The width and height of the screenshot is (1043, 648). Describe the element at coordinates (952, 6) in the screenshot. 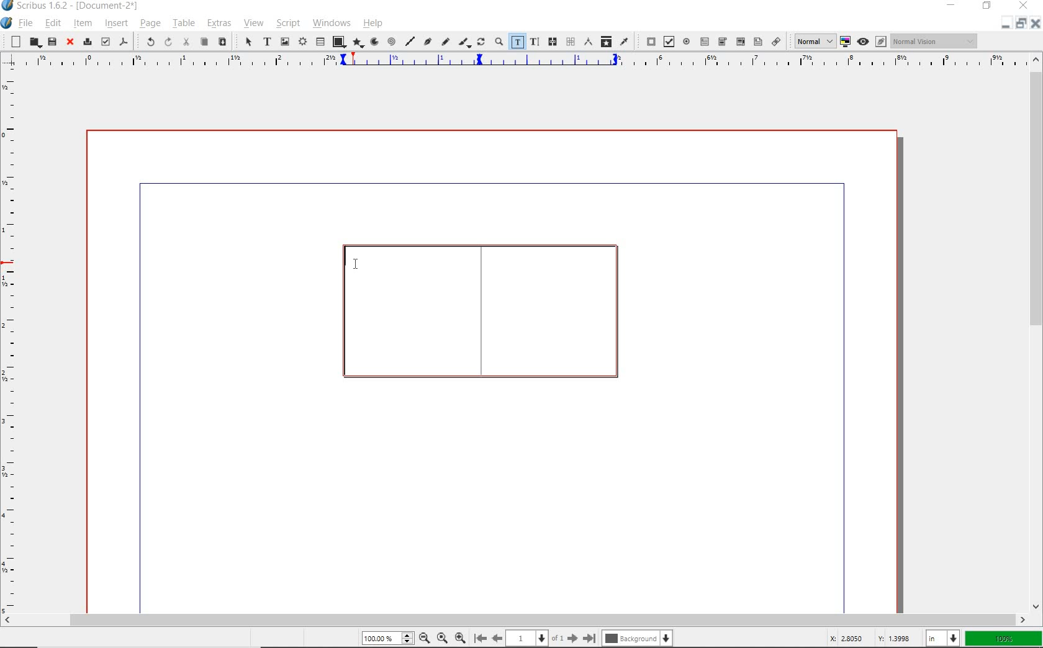

I see `minimize` at that location.